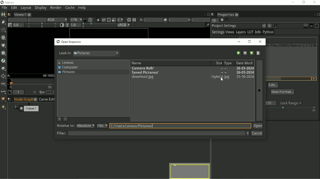  I want to click on Script name, so click(9, 14).